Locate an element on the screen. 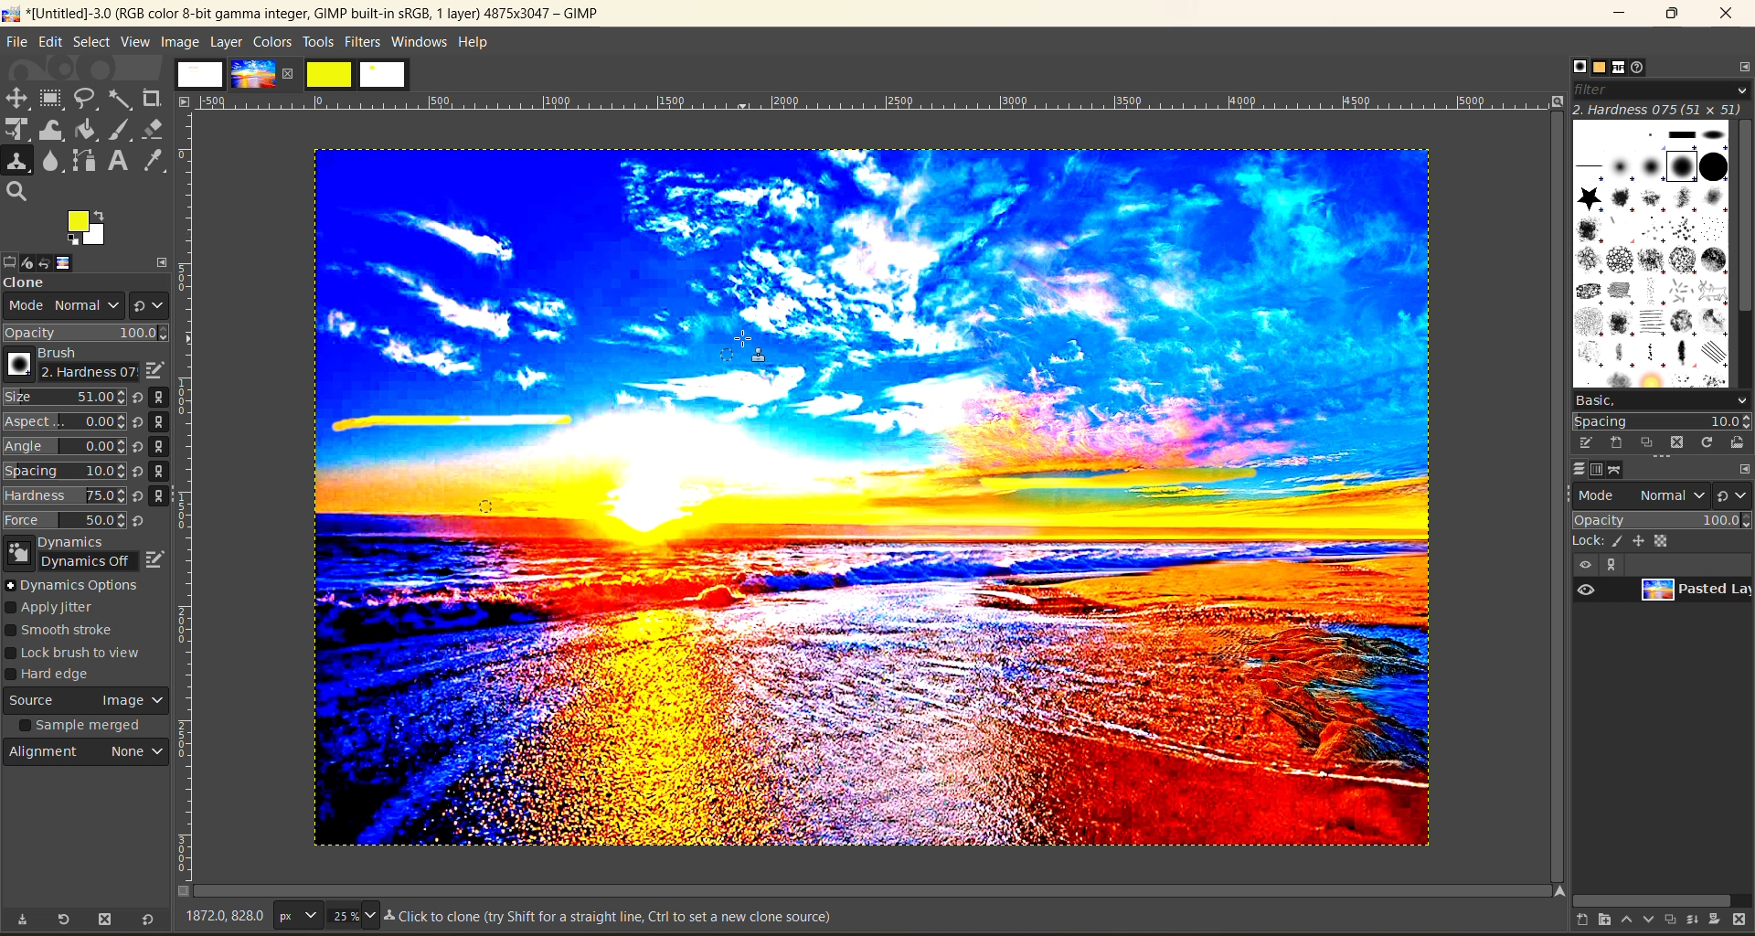 The height and width of the screenshot is (936, 1755). save tool preset is located at coordinates (21, 920).